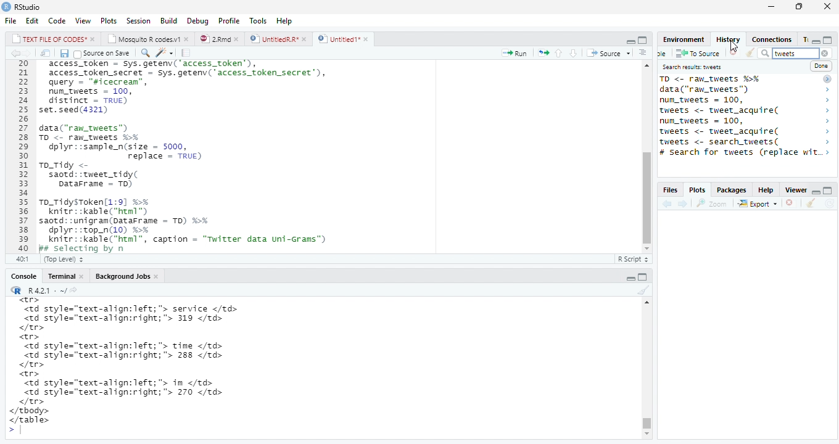  What do you see at coordinates (648, 372) in the screenshot?
I see `Scrollbar` at bounding box center [648, 372].